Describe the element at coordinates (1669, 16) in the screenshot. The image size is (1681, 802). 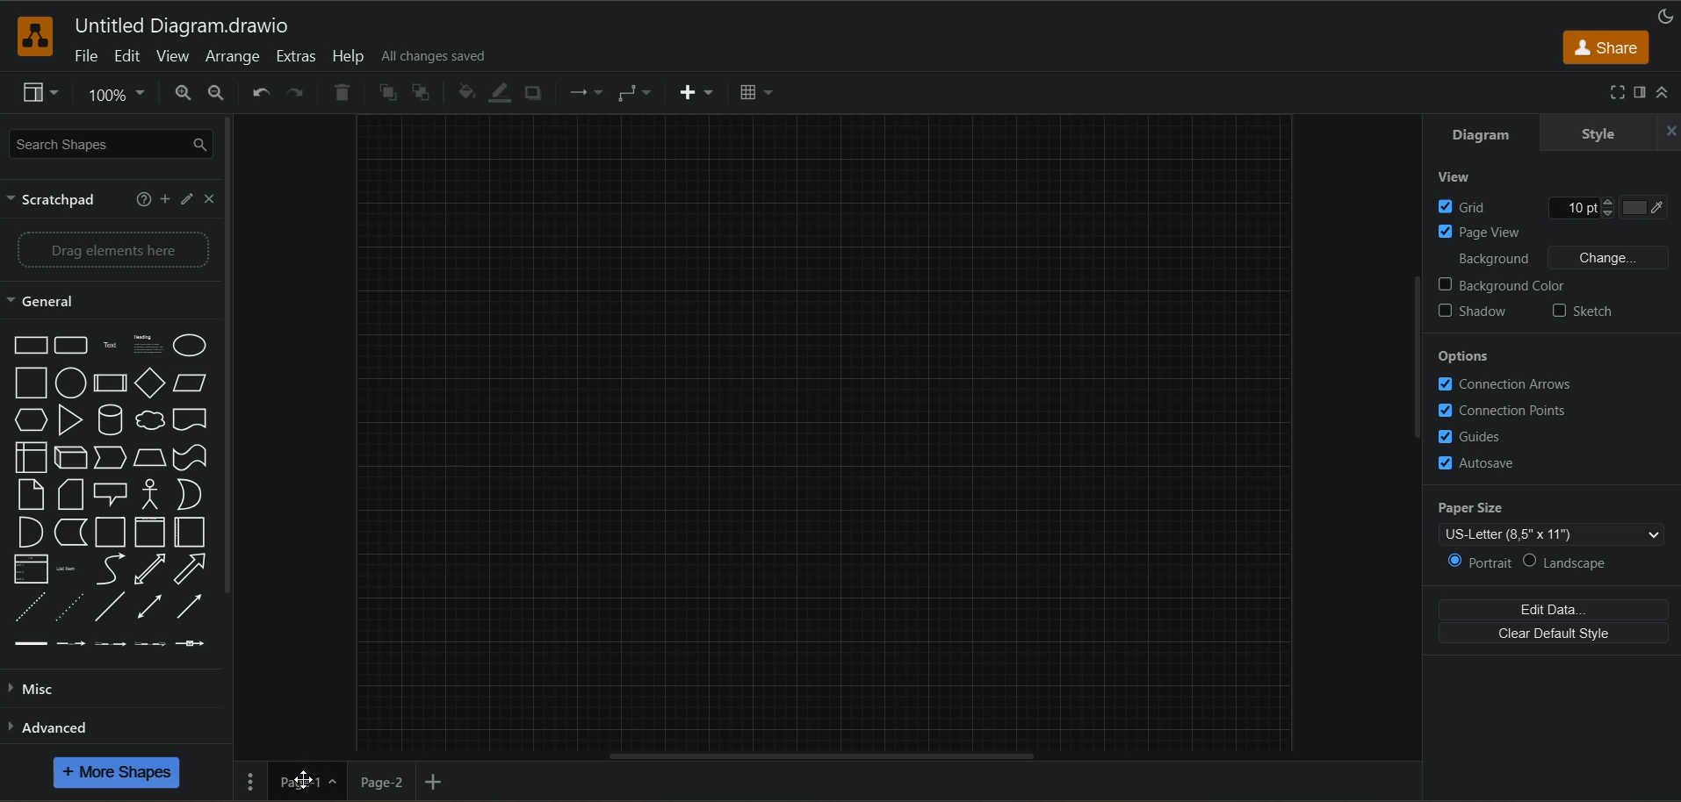
I see `appearance` at that location.